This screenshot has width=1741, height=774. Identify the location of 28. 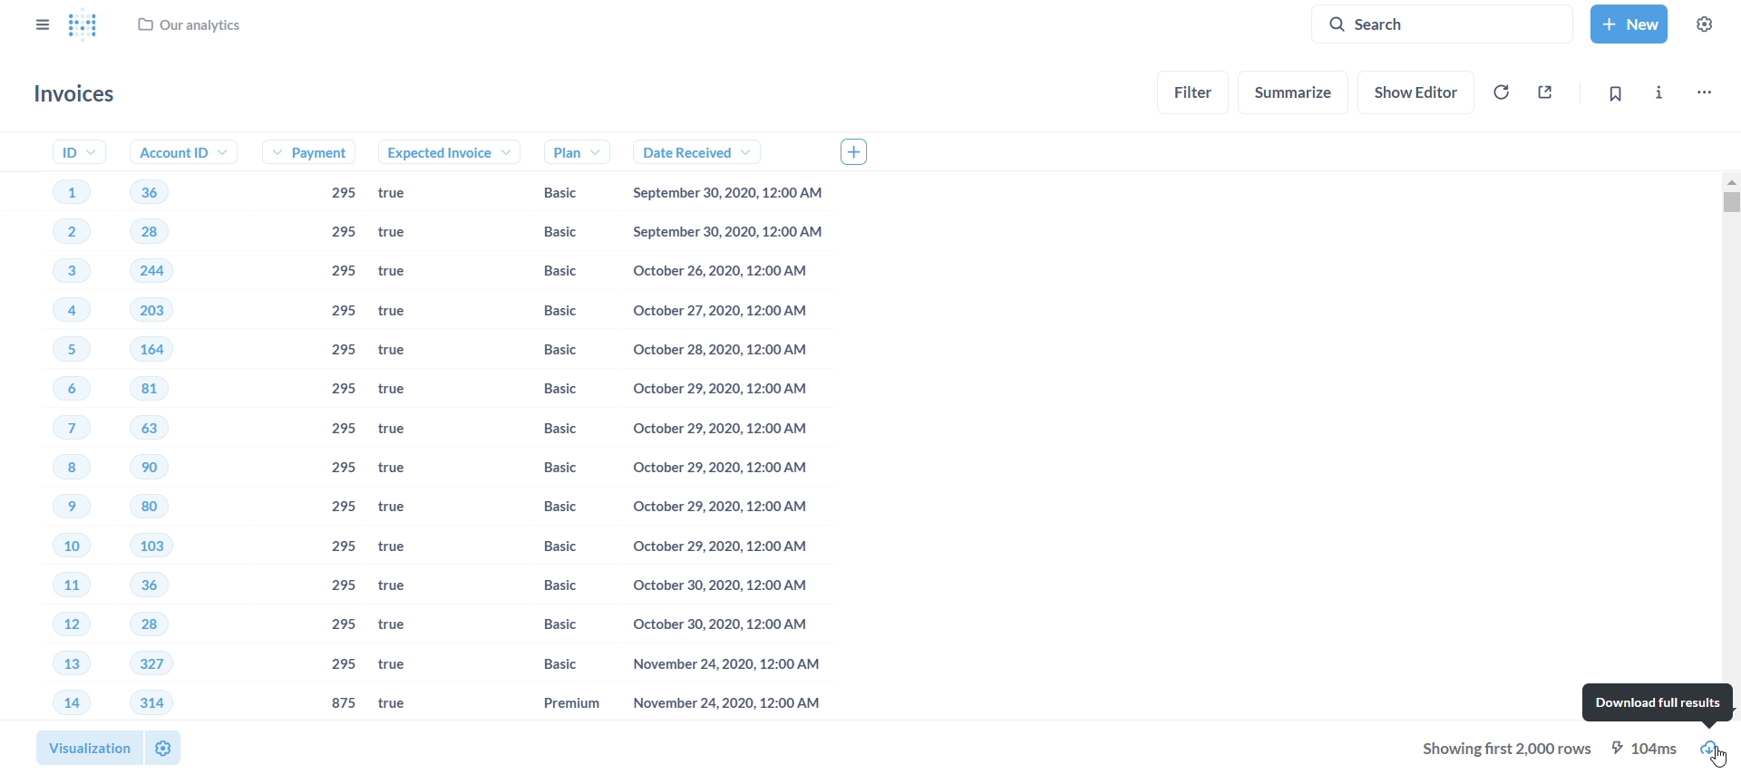
(140, 625).